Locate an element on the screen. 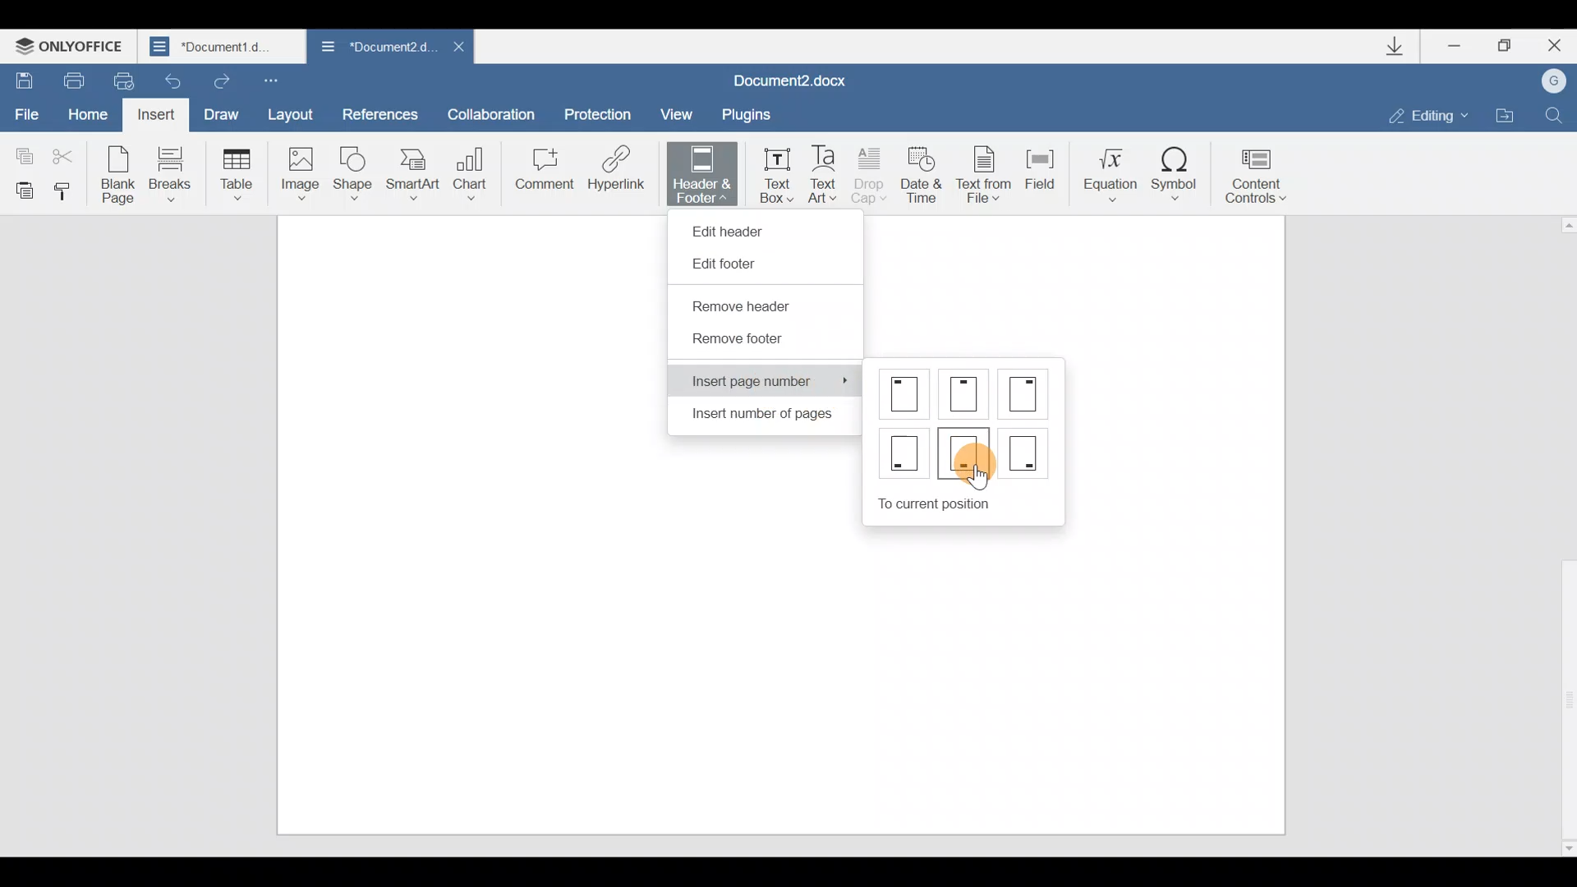  Minimize is located at coordinates (1450, 48).